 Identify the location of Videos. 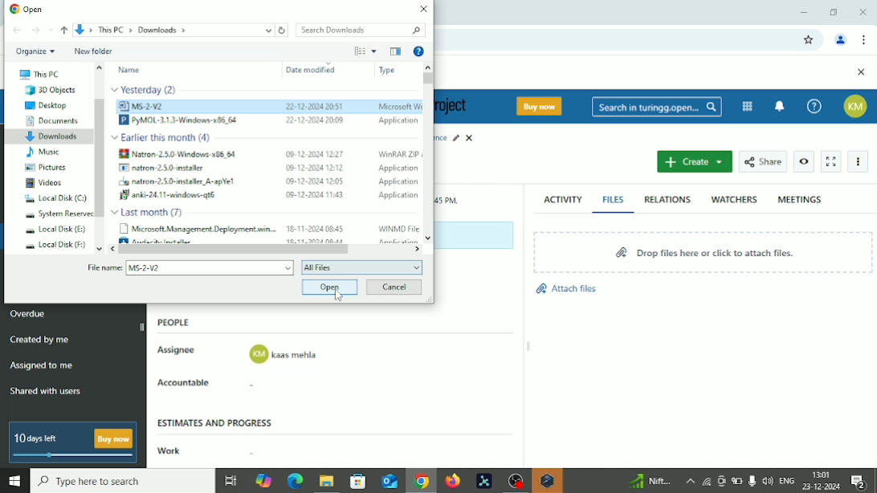
(44, 183).